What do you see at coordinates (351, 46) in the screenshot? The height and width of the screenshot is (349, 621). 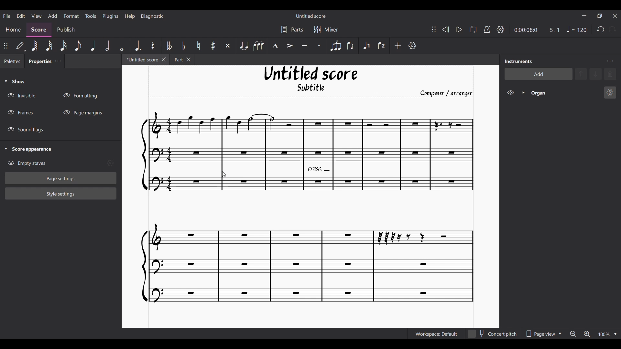 I see `Flip direction` at bounding box center [351, 46].